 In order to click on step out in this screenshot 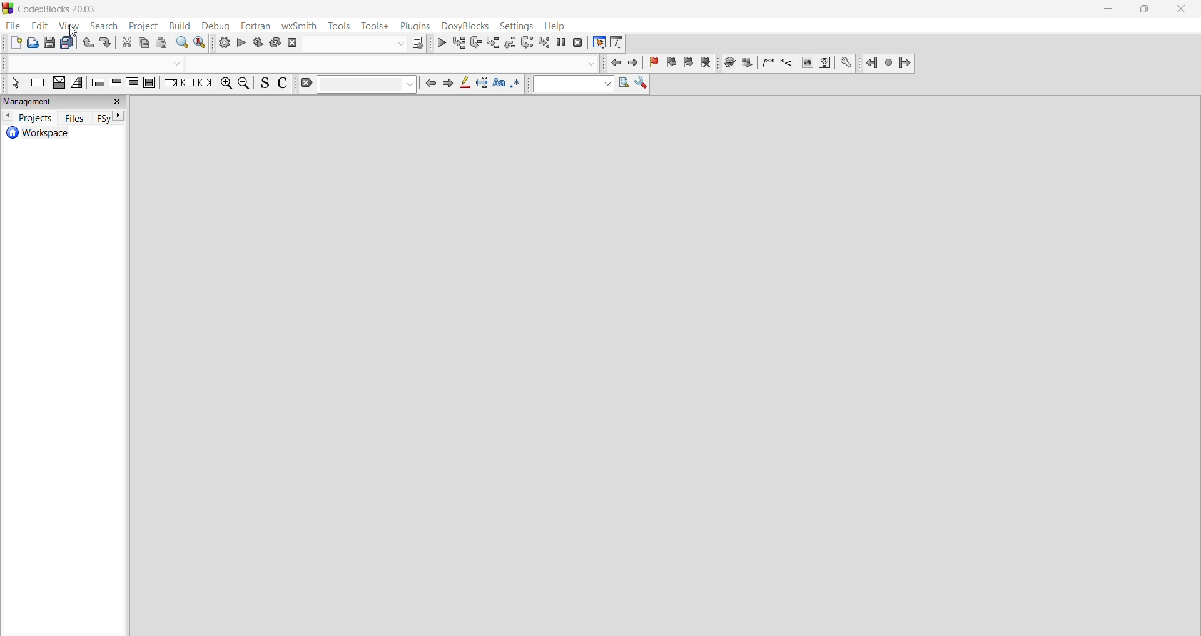, I will do `click(510, 44)`.